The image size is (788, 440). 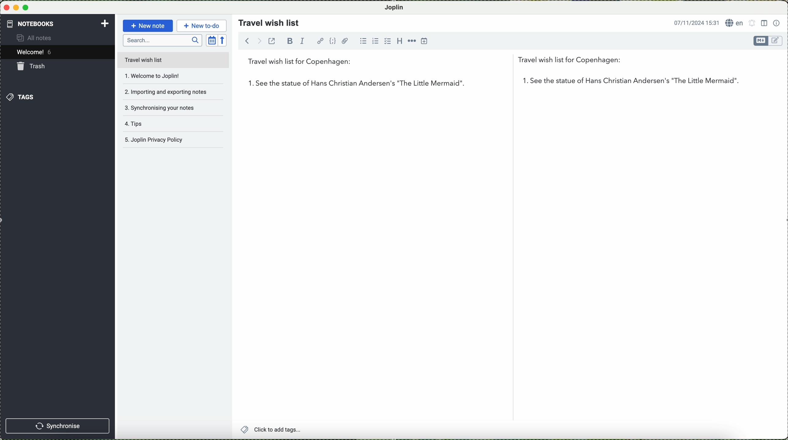 What do you see at coordinates (375, 39) in the screenshot?
I see `numbered list` at bounding box center [375, 39].